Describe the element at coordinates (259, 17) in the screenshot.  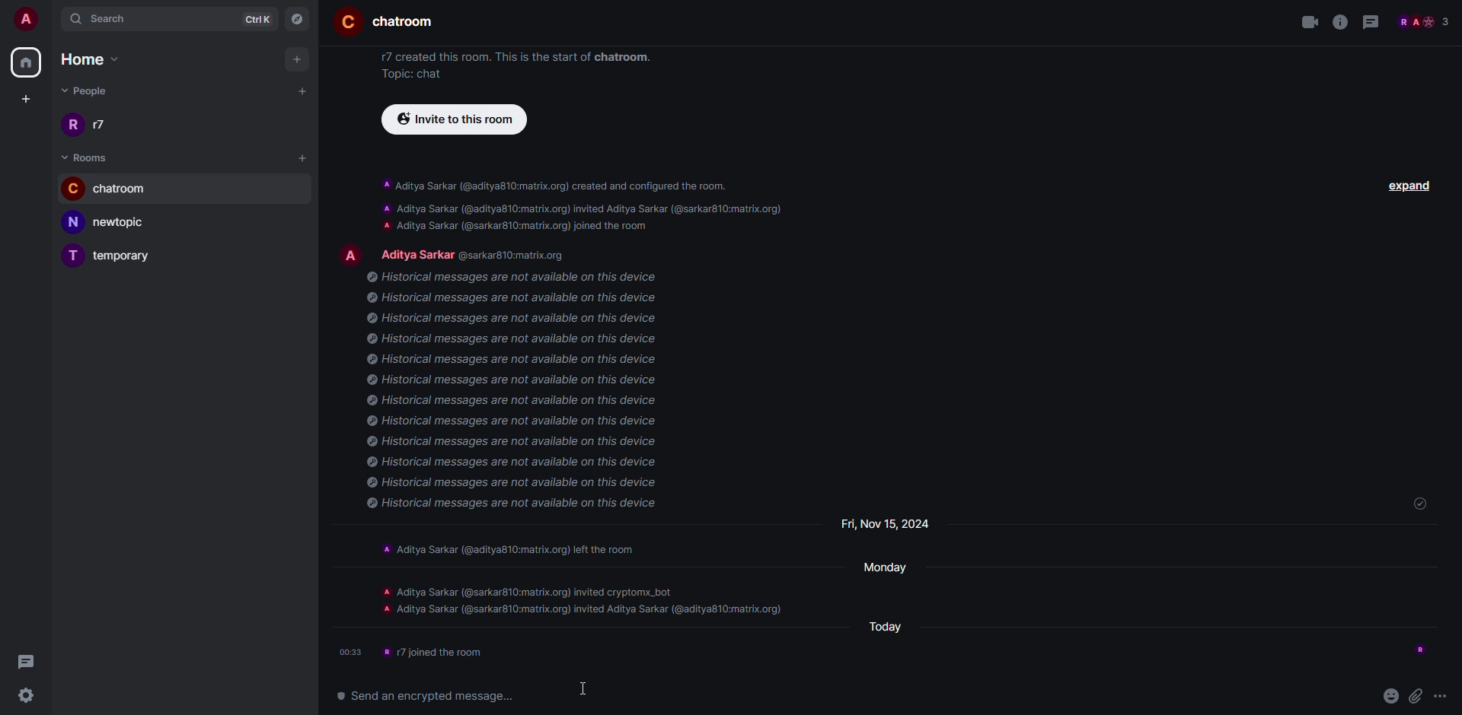
I see `ctrlK` at that location.